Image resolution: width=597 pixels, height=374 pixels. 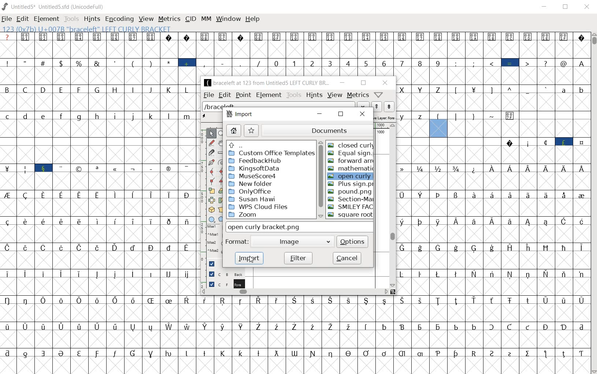 I want to click on help, so click(x=252, y=19).